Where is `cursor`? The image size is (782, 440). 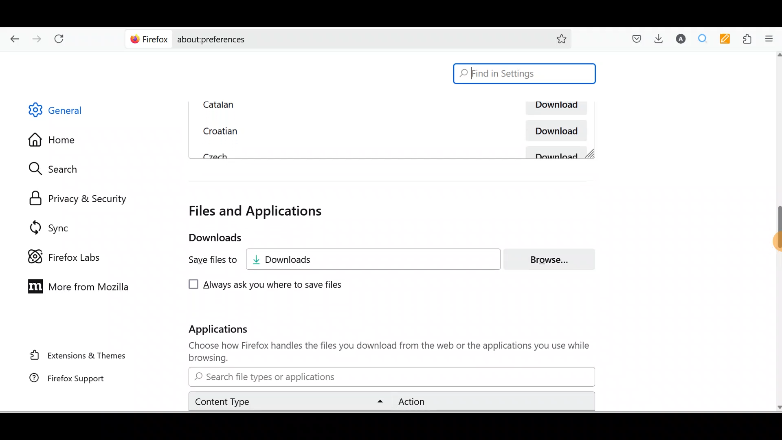 cursor is located at coordinates (777, 242).